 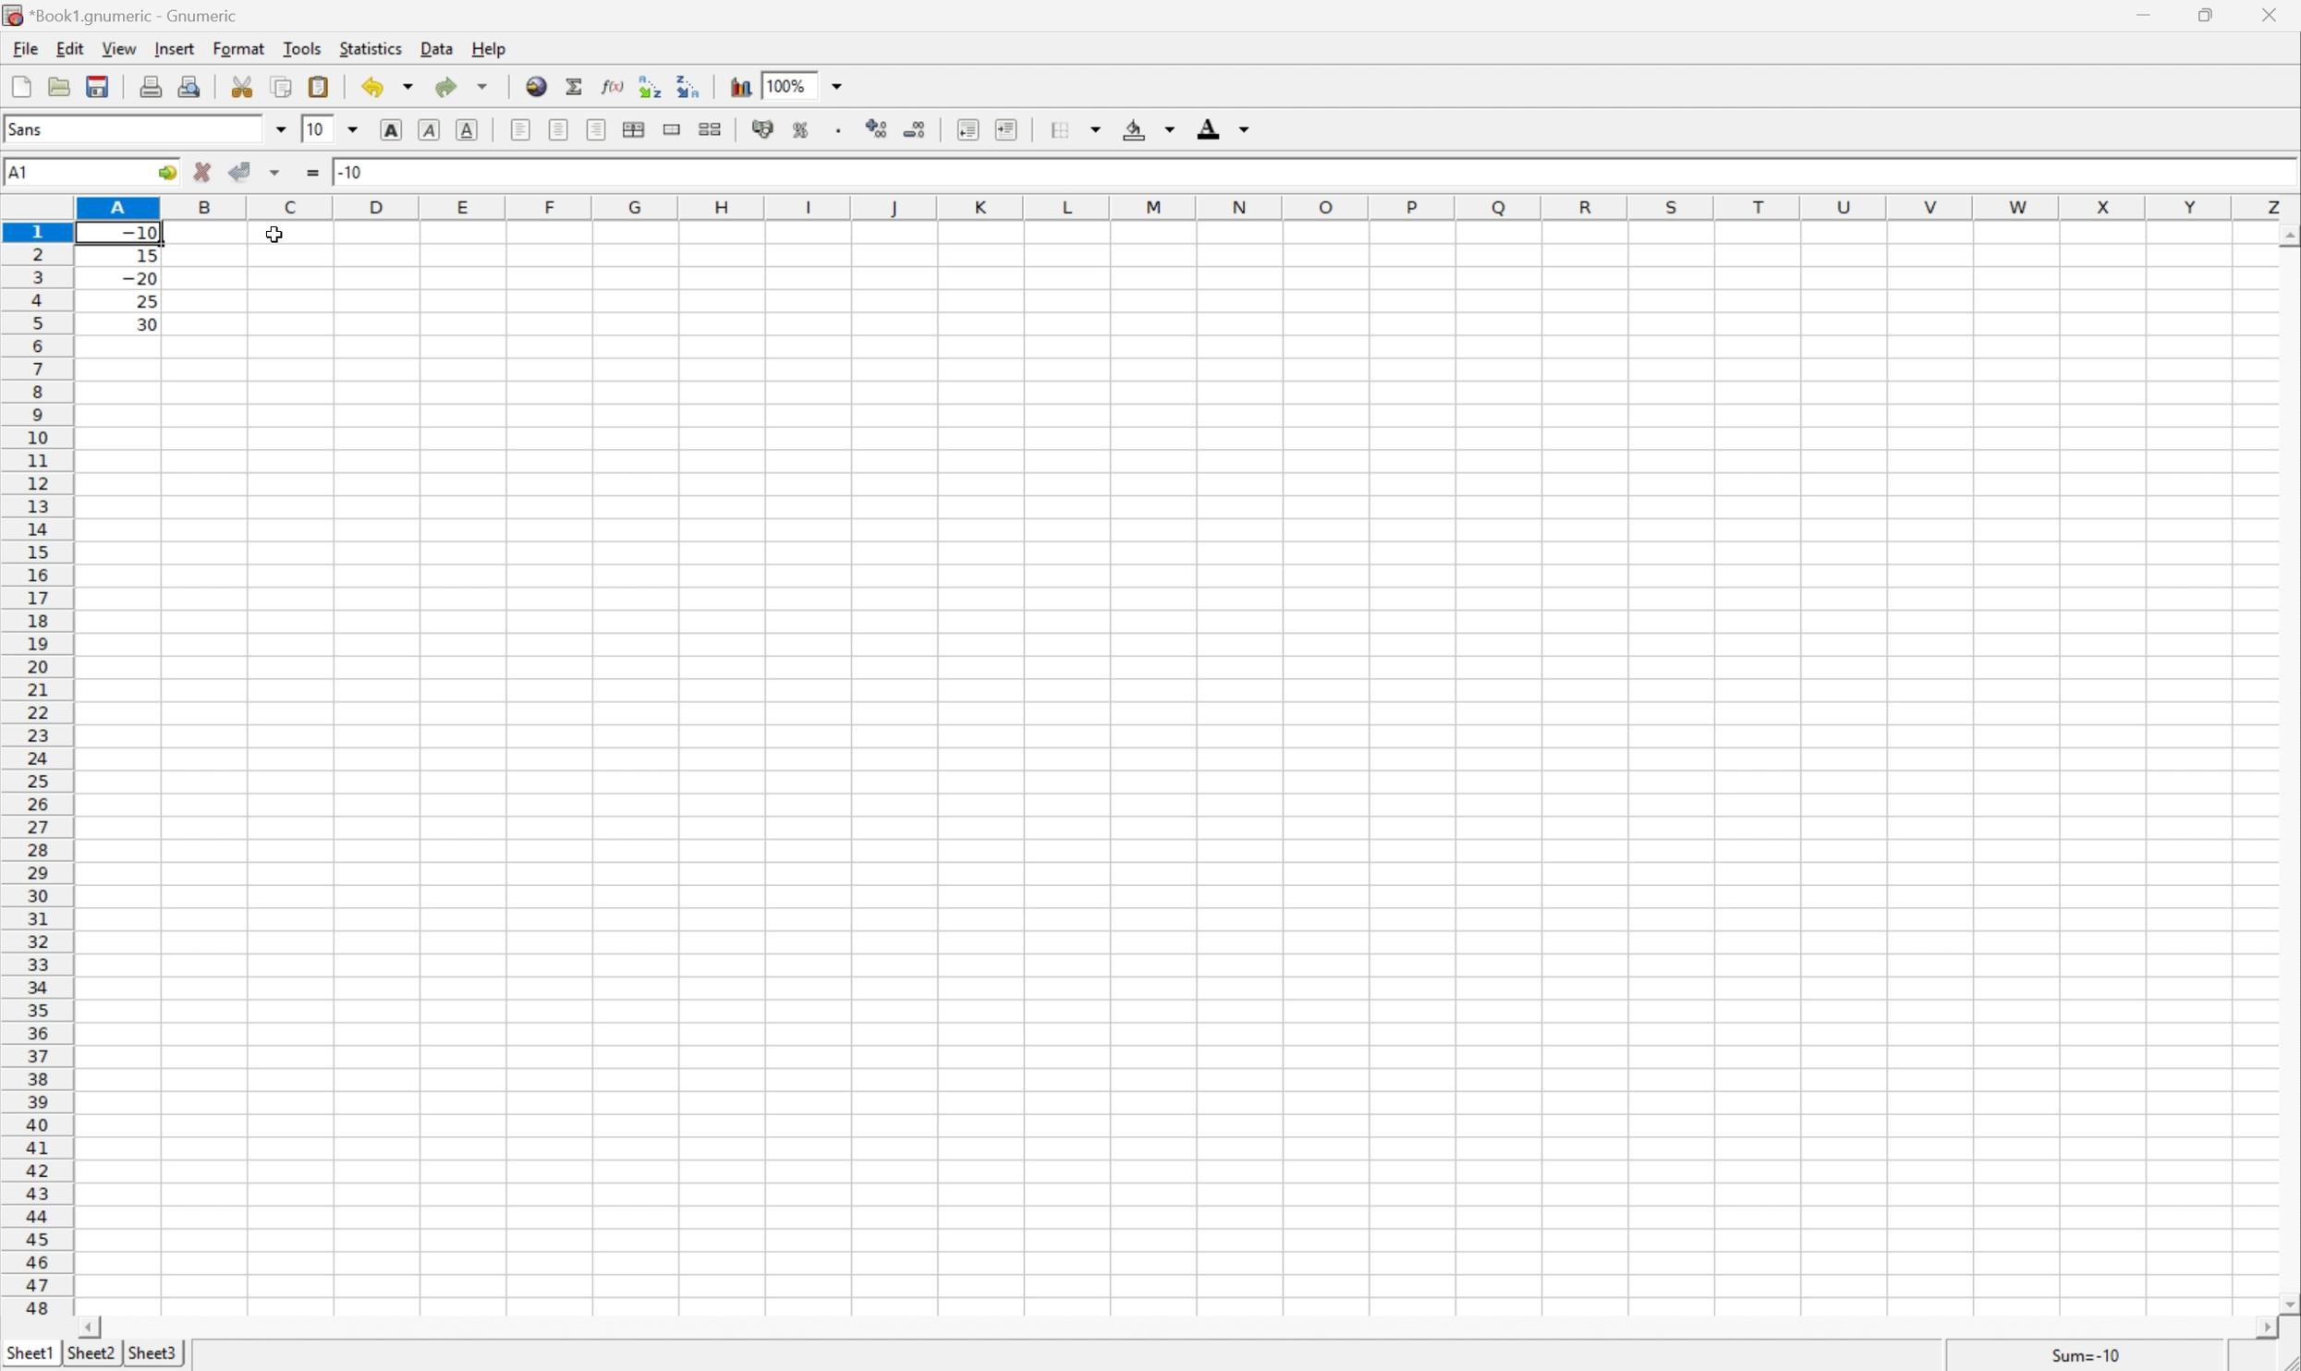 I want to click on Sum =-10, so click(x=2087, y=1356).